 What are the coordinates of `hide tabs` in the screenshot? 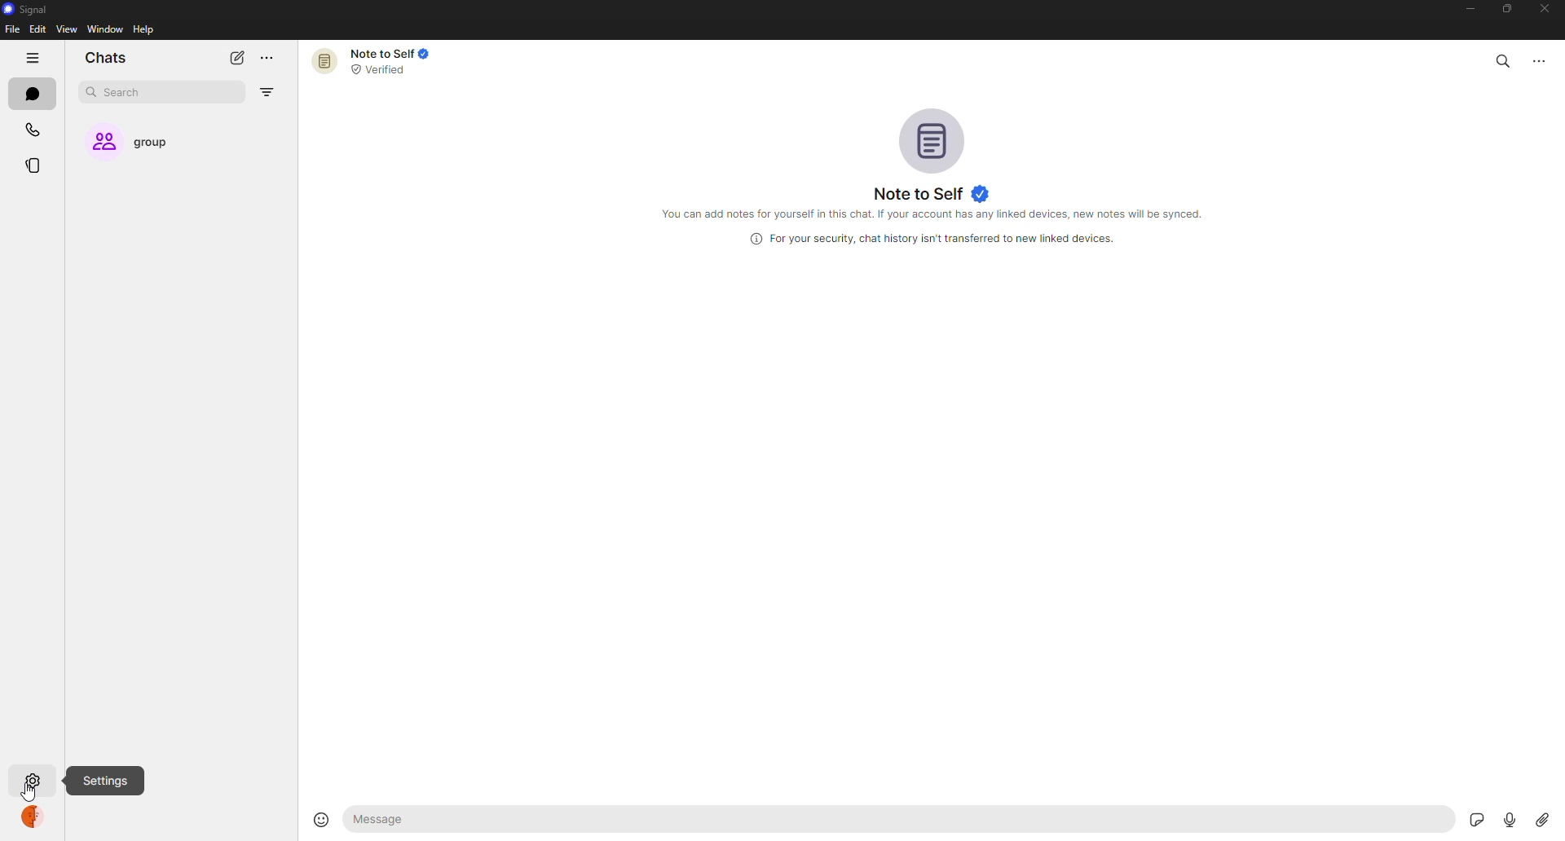 It's located at (34, 59).